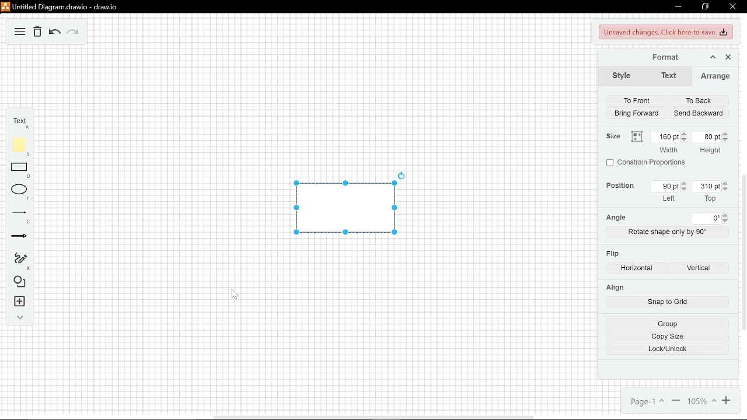 This screenshot has width=747, height=420. What do you see at coordinates (665, 187) in the screenshot?
I see `current left position` at bounding box center [665, 187].